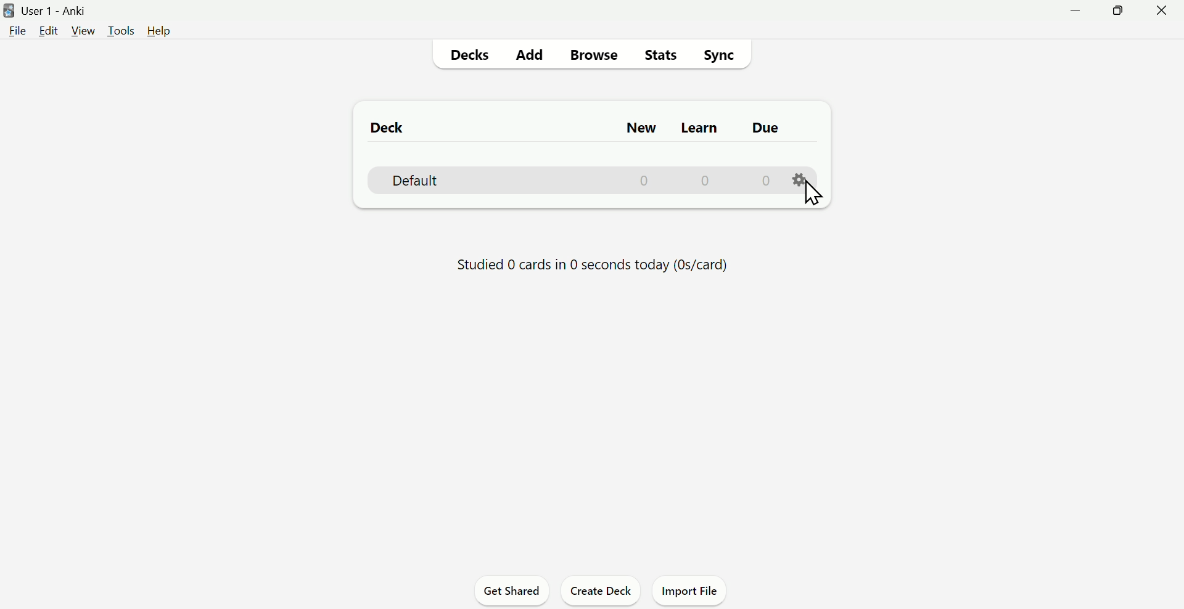 This screenshot has width=1184, height=609. Describe the element at coordinates (1118, 14) in the screenshot. I see `Maximize` at that location.